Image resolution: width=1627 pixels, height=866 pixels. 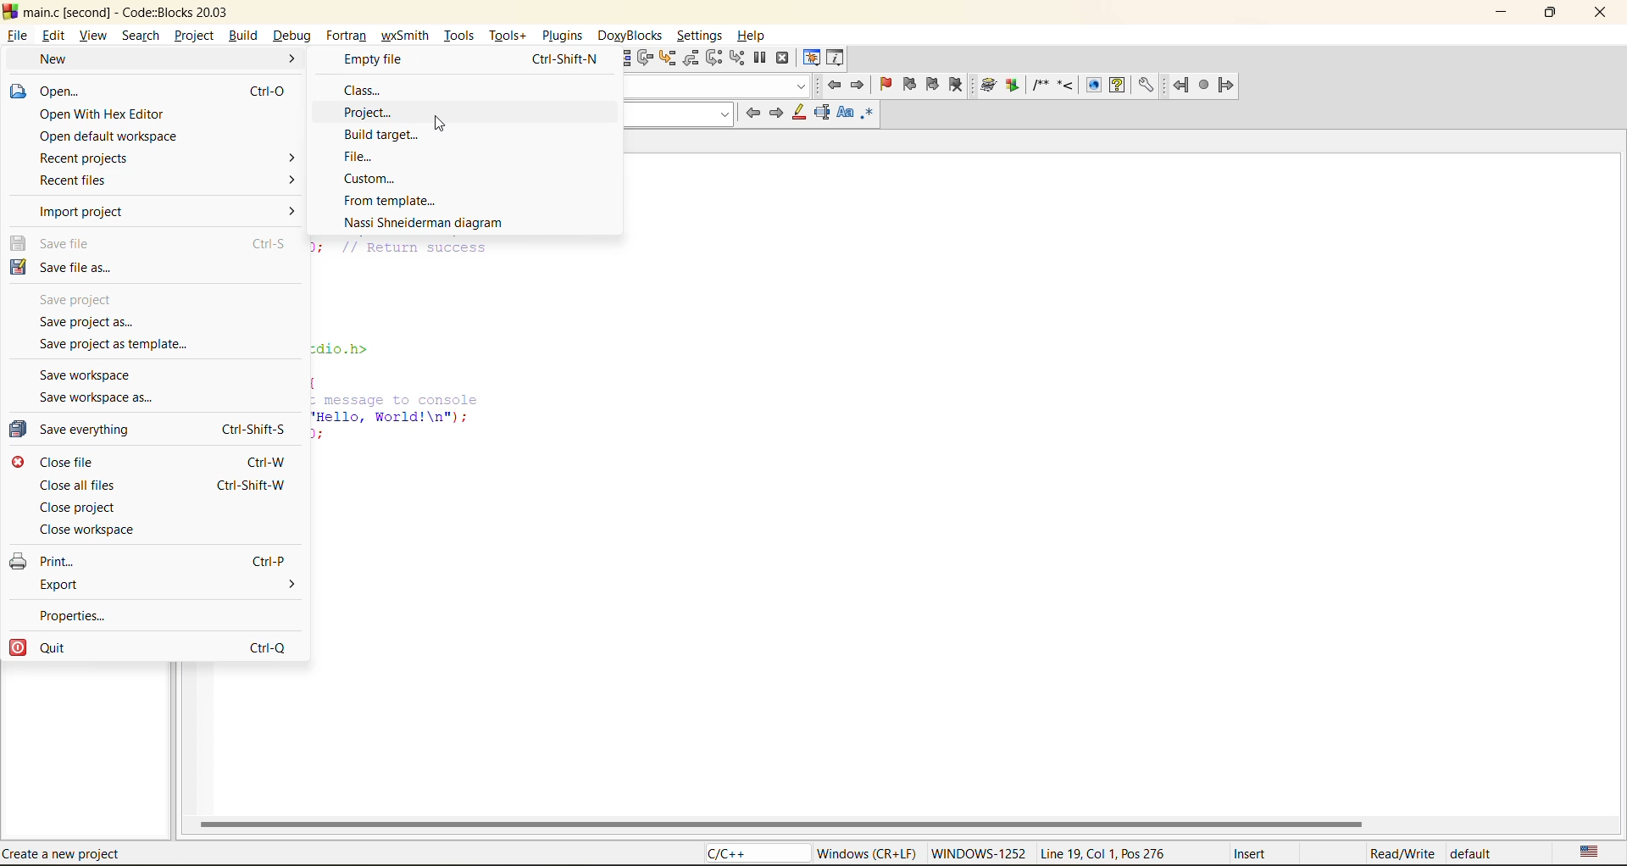 I want to click on open, so click(x=60, y=92).